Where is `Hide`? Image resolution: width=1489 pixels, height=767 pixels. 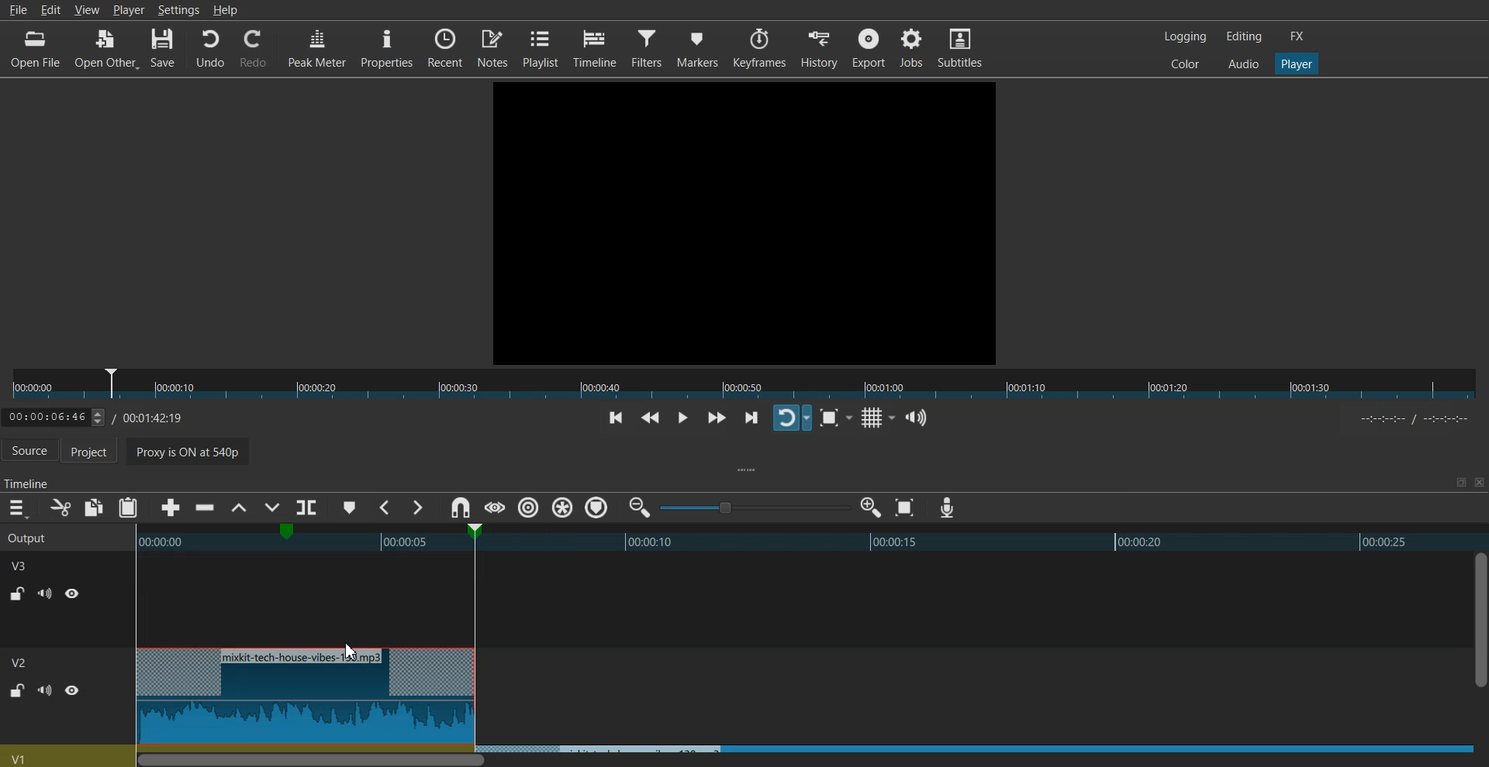 Hide is located at coordinates (73, 593).